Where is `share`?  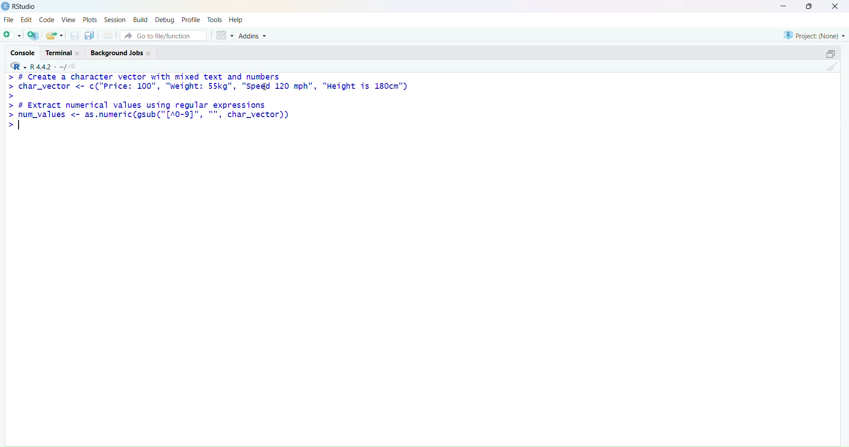
share is located at coordinates (73, 67).